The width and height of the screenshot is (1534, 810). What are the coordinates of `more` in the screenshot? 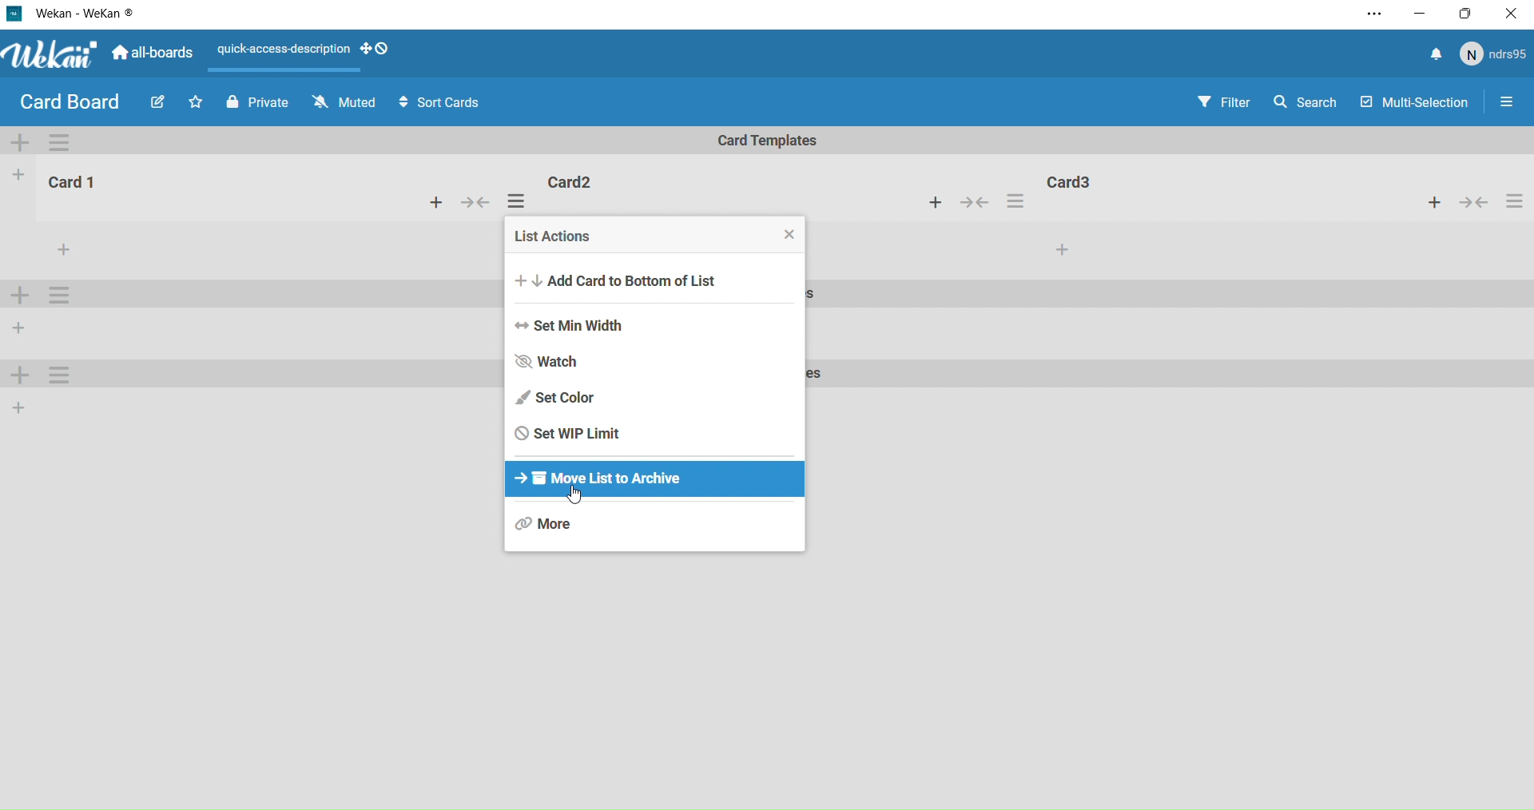 It's located at (59, 247).